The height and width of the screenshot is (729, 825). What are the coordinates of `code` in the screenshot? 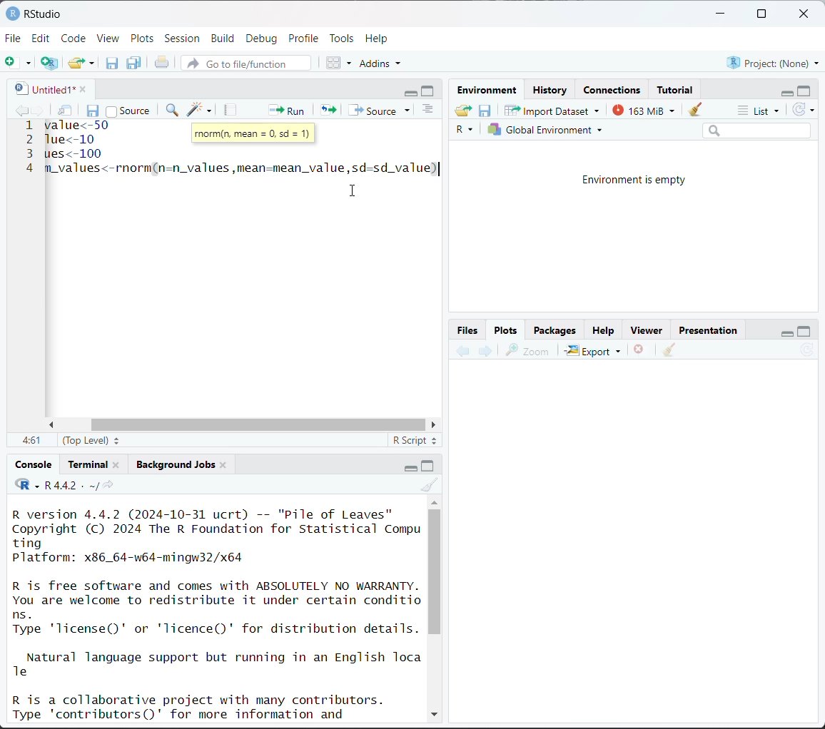 It's located at (26, 485).